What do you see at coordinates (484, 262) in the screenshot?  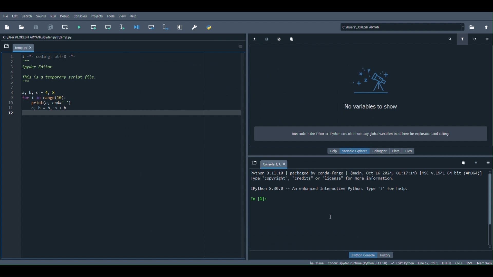 I see `Global memory usage` at bounding box center [484, 262].